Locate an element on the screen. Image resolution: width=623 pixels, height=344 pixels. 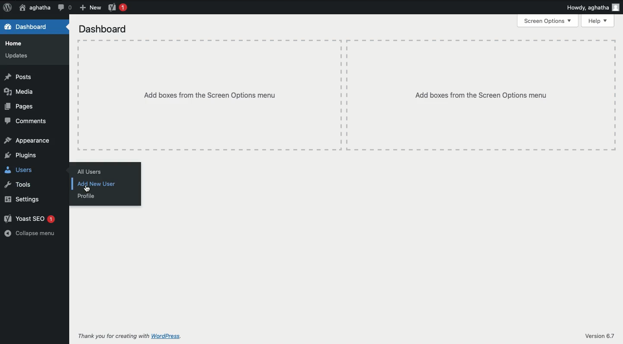
All users is located at coordinates (91, 171).